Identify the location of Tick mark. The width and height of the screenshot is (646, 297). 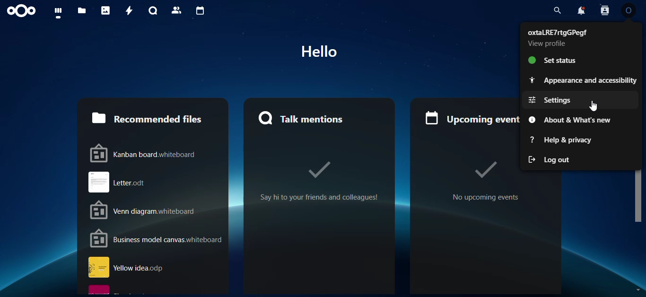
(319, 170).